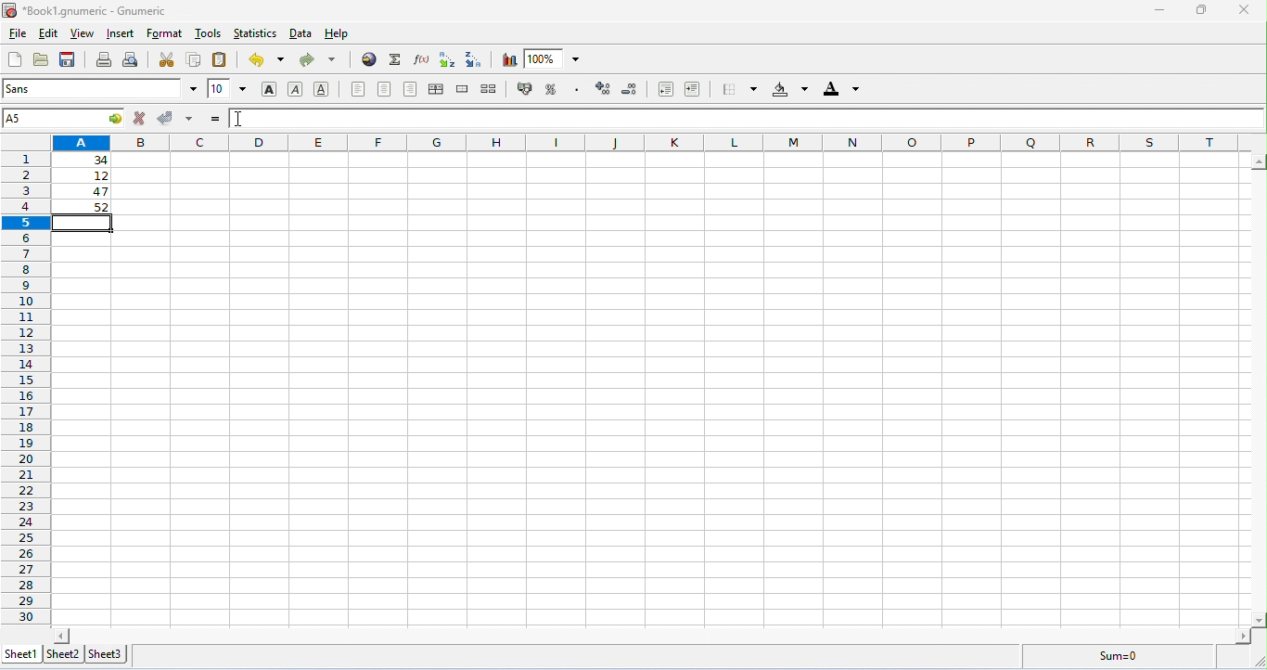  I want to click on formula, so click(1119, 655).